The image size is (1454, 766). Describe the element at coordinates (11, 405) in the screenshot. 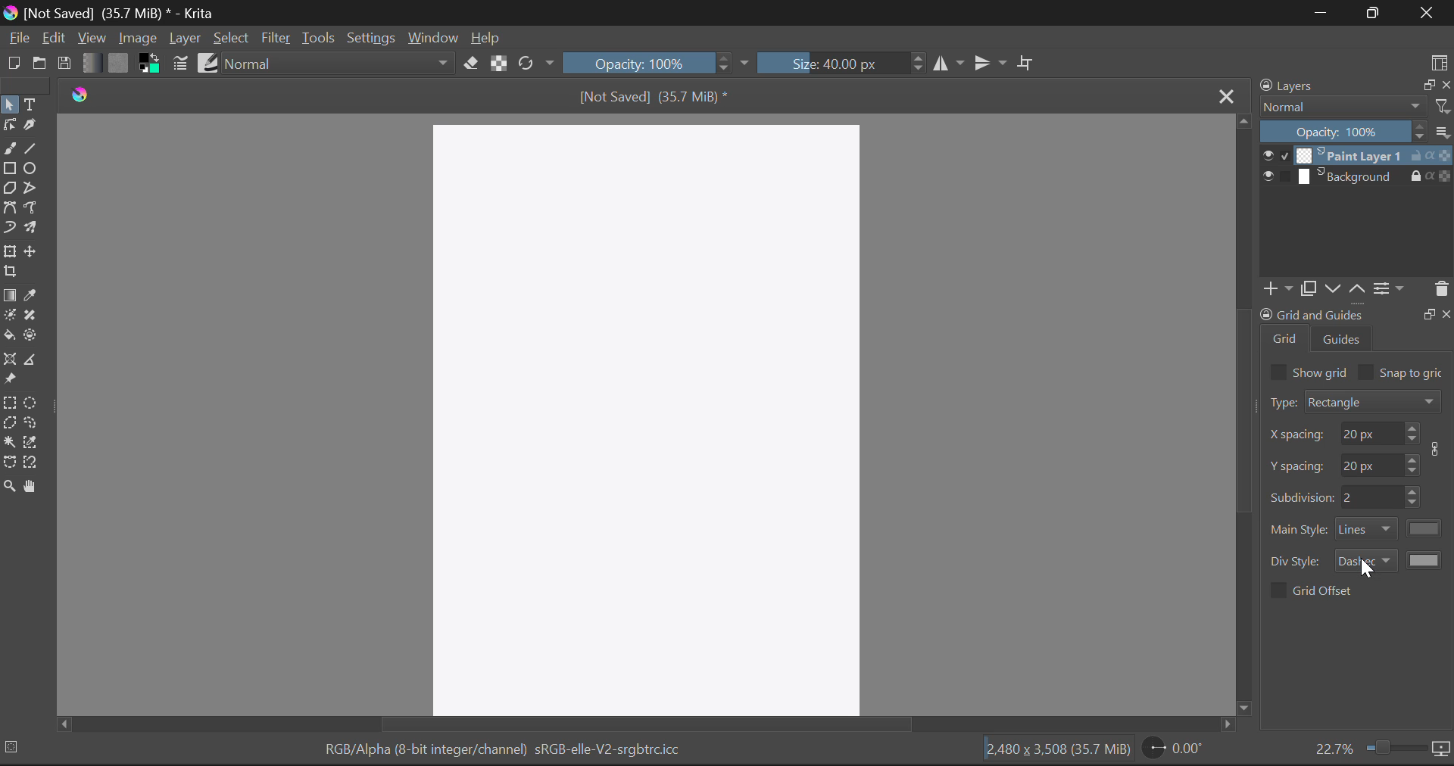

I see `Rectangular Selection` at that location.